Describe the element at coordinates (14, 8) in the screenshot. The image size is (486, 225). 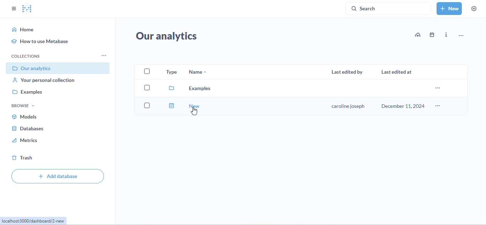
I see `close sidebar` at that location.